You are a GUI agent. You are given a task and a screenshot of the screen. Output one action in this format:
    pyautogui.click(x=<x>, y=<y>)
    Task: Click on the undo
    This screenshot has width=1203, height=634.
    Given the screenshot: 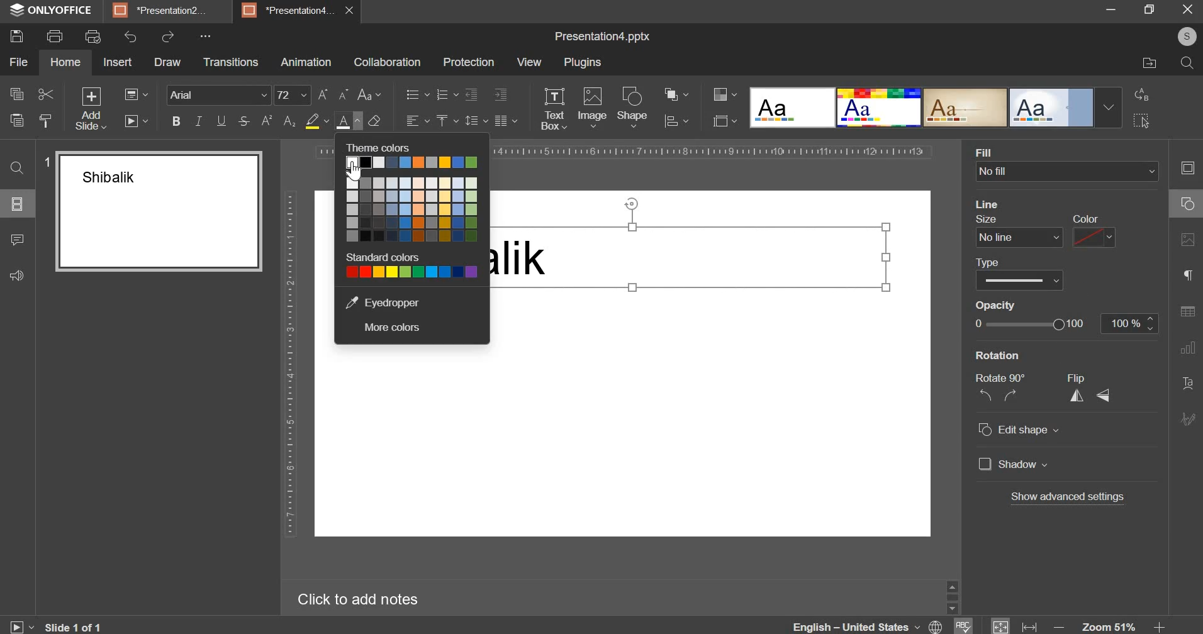 What is the action you would take?
    pyautogui.click(x=130, y=36)
    